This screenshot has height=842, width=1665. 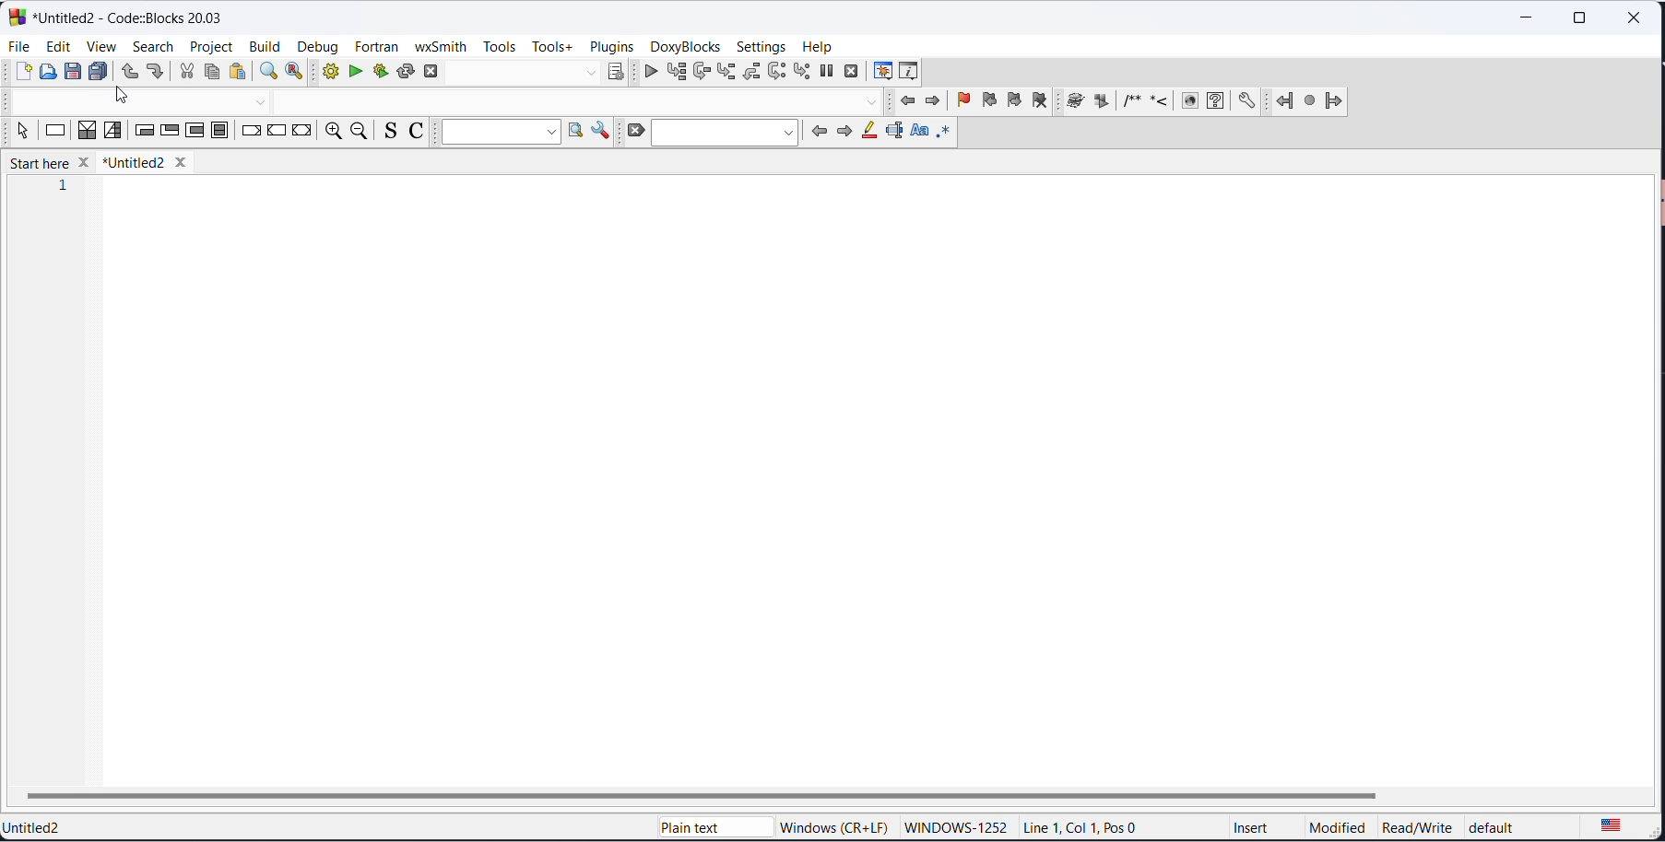 I want to click on save all, so click(x=99, y=73).